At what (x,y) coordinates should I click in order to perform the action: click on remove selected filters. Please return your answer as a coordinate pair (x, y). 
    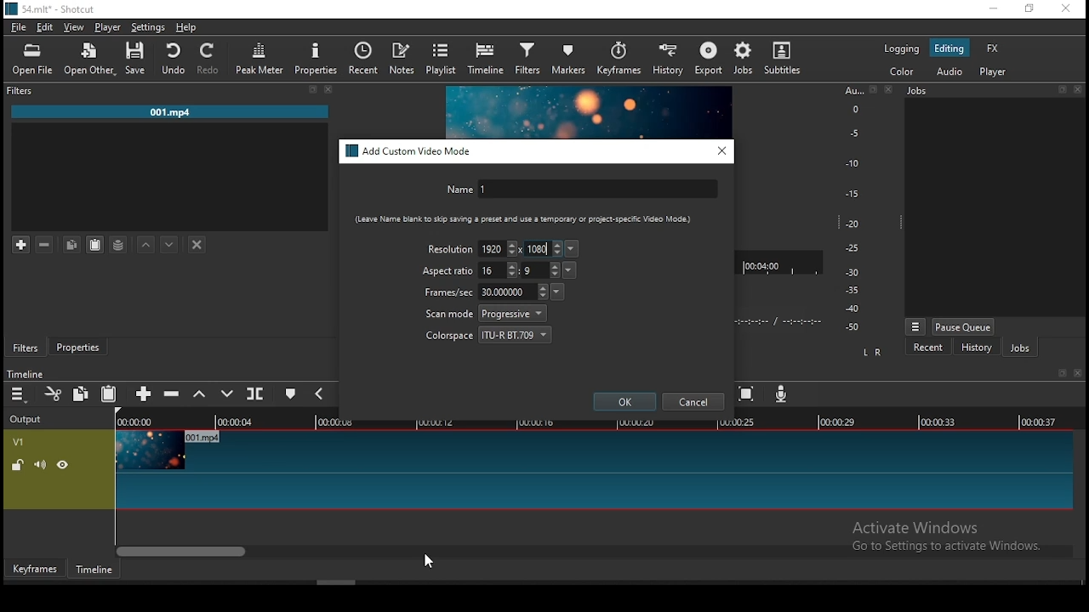
    Looking at the image, I should click on (45, 245).